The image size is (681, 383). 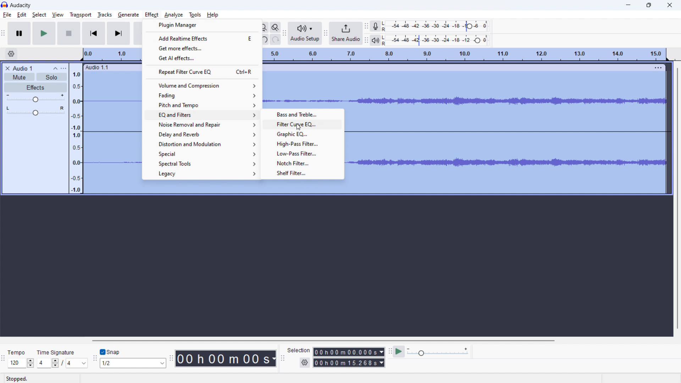 I want to click on fading, so click(x=202, y=96).